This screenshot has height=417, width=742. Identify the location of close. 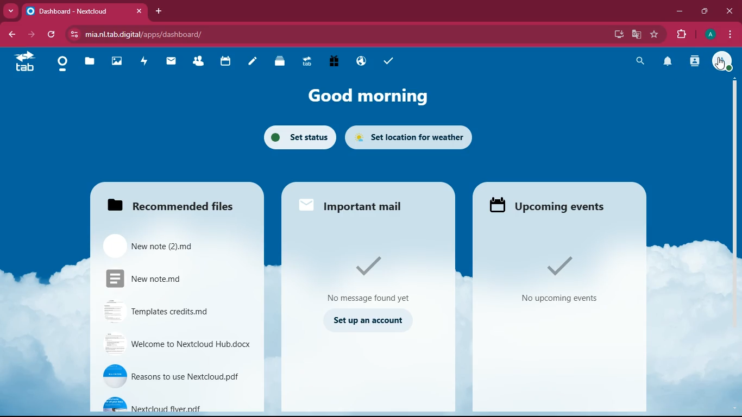
(138, 11).